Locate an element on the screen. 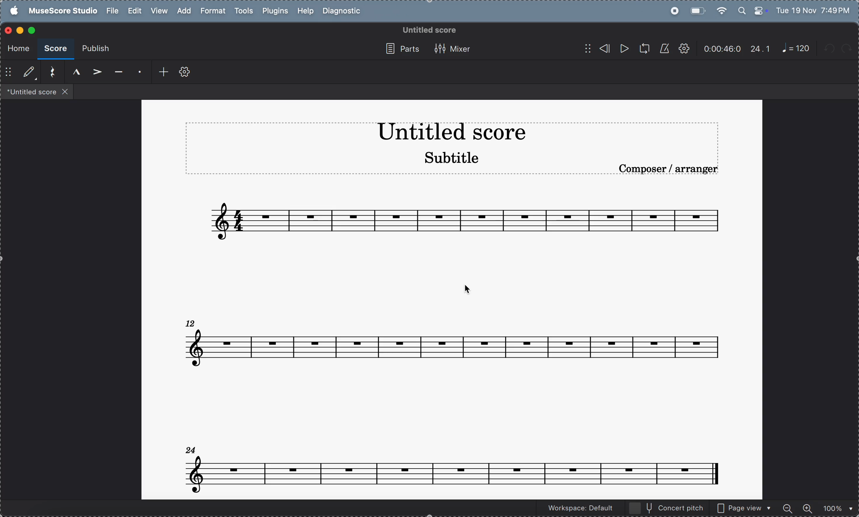 Image resolution: width=859 pixels, height=517 pixels. apple menu is located at coordinates (12, 10).